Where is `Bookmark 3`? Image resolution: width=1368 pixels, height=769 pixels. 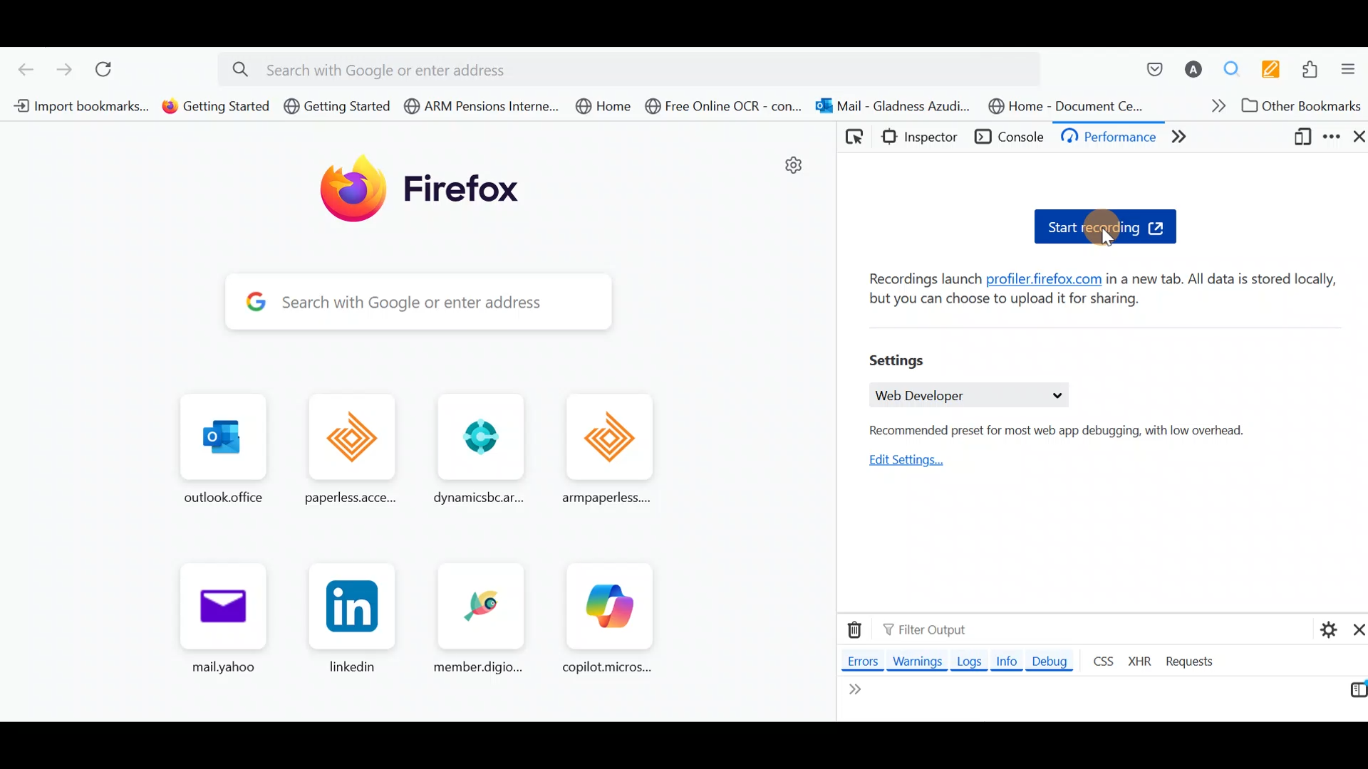 Bookmark 3 is located at coordinates (337, 106).